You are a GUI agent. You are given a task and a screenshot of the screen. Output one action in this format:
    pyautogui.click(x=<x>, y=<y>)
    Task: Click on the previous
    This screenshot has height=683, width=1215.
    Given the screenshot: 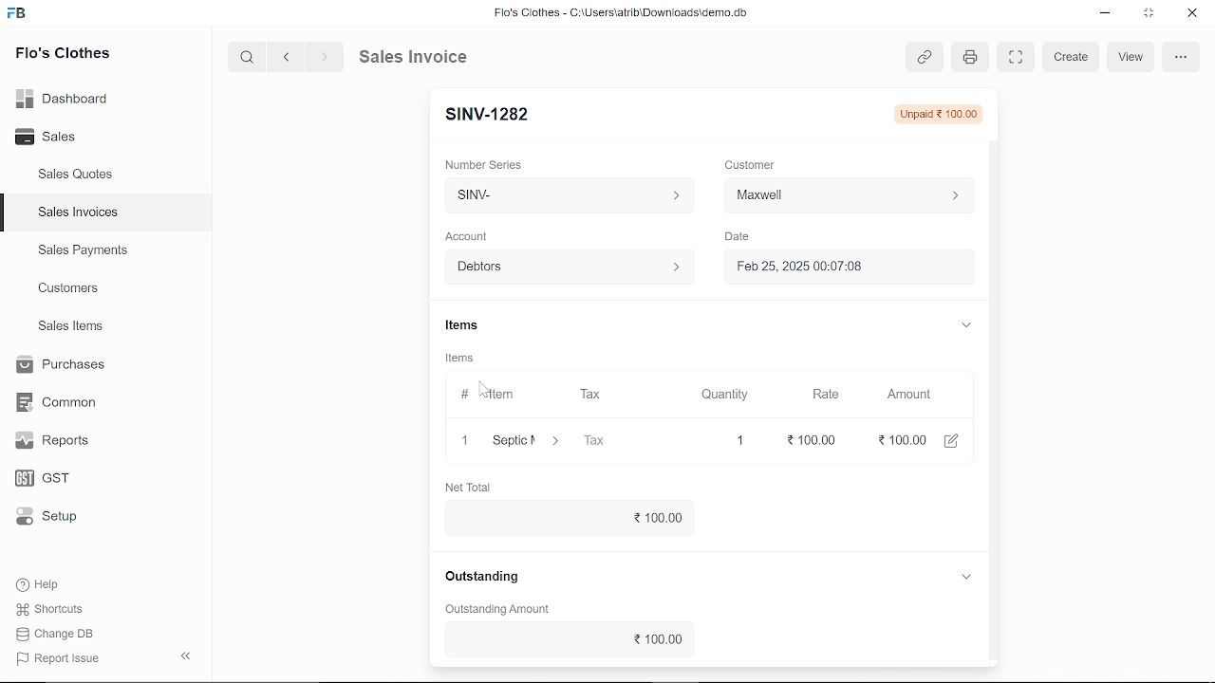 What is the action you would take?
    pyautogui.click(x=288, y=57)
    